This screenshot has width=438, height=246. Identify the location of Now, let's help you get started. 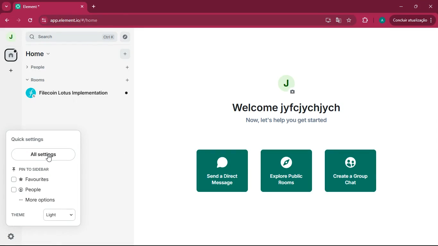
(286, 121).